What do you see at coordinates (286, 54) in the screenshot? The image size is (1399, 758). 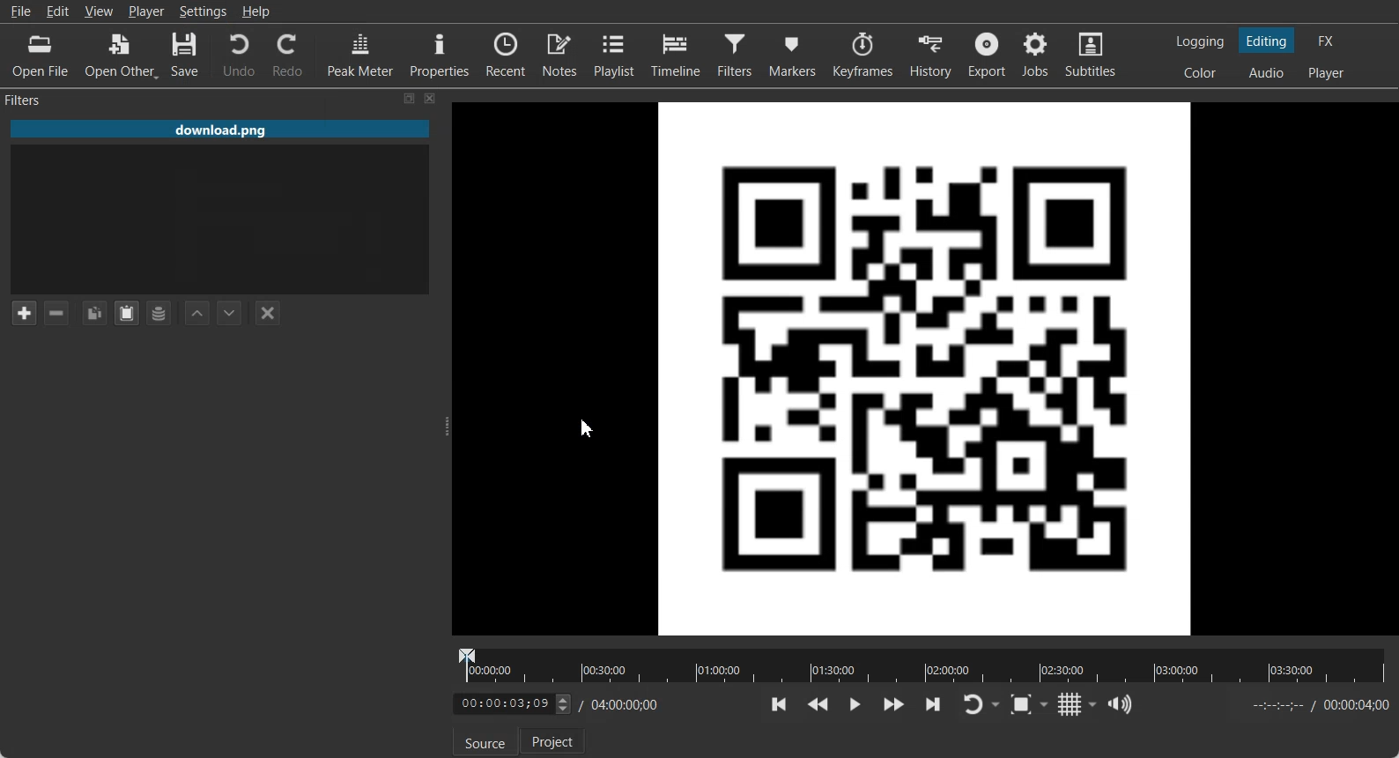 I see `Redo` at bounding box center [286, 54].